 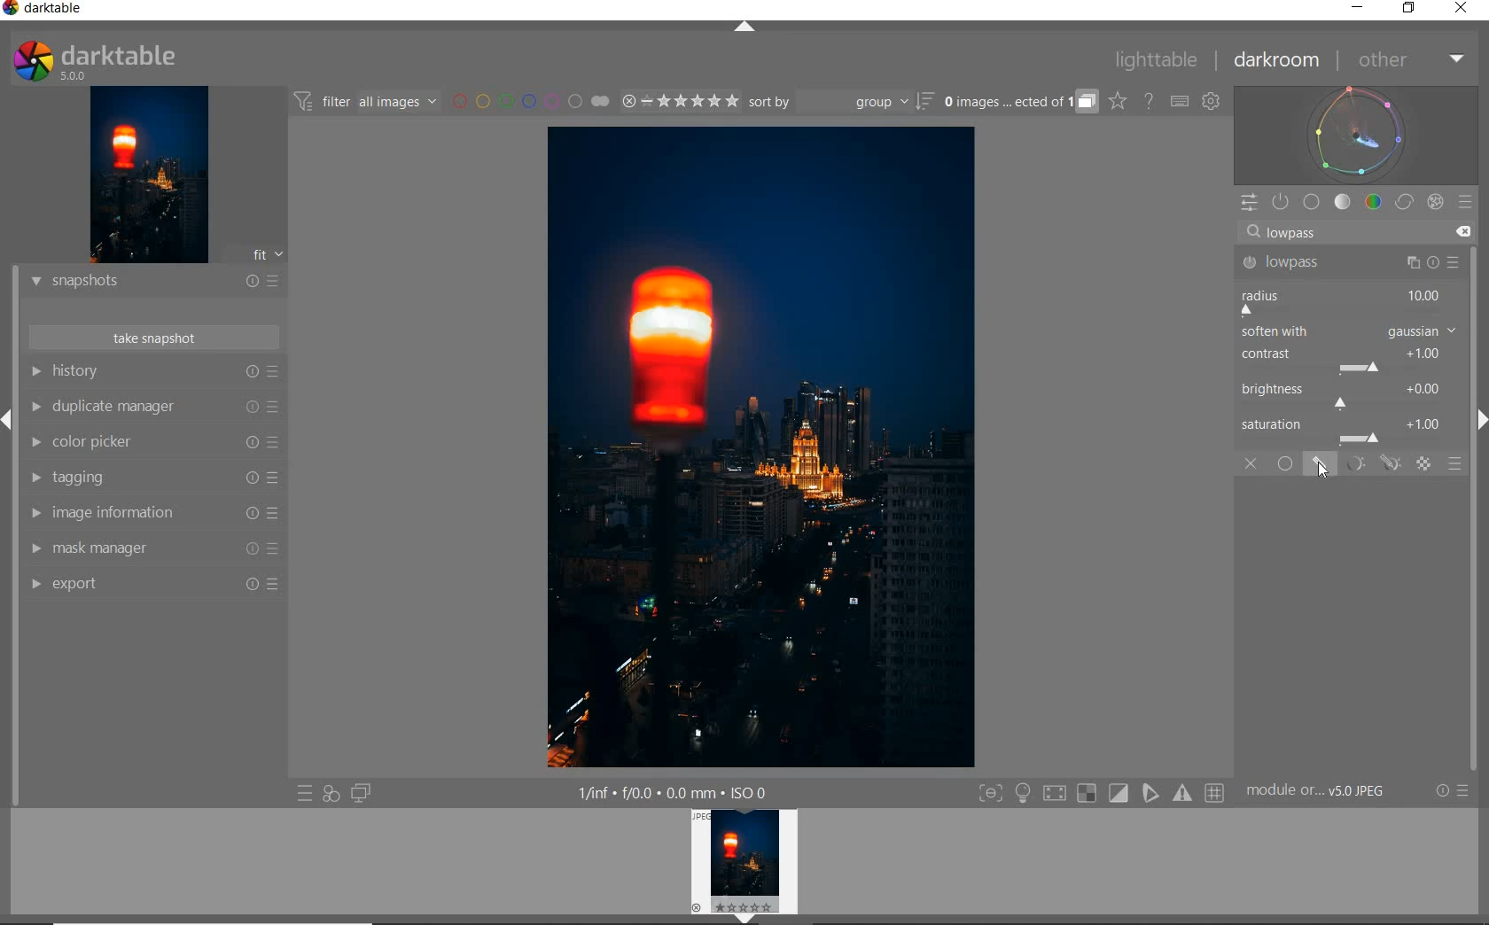 I want to click on Reset, so click(x=249, y=444).